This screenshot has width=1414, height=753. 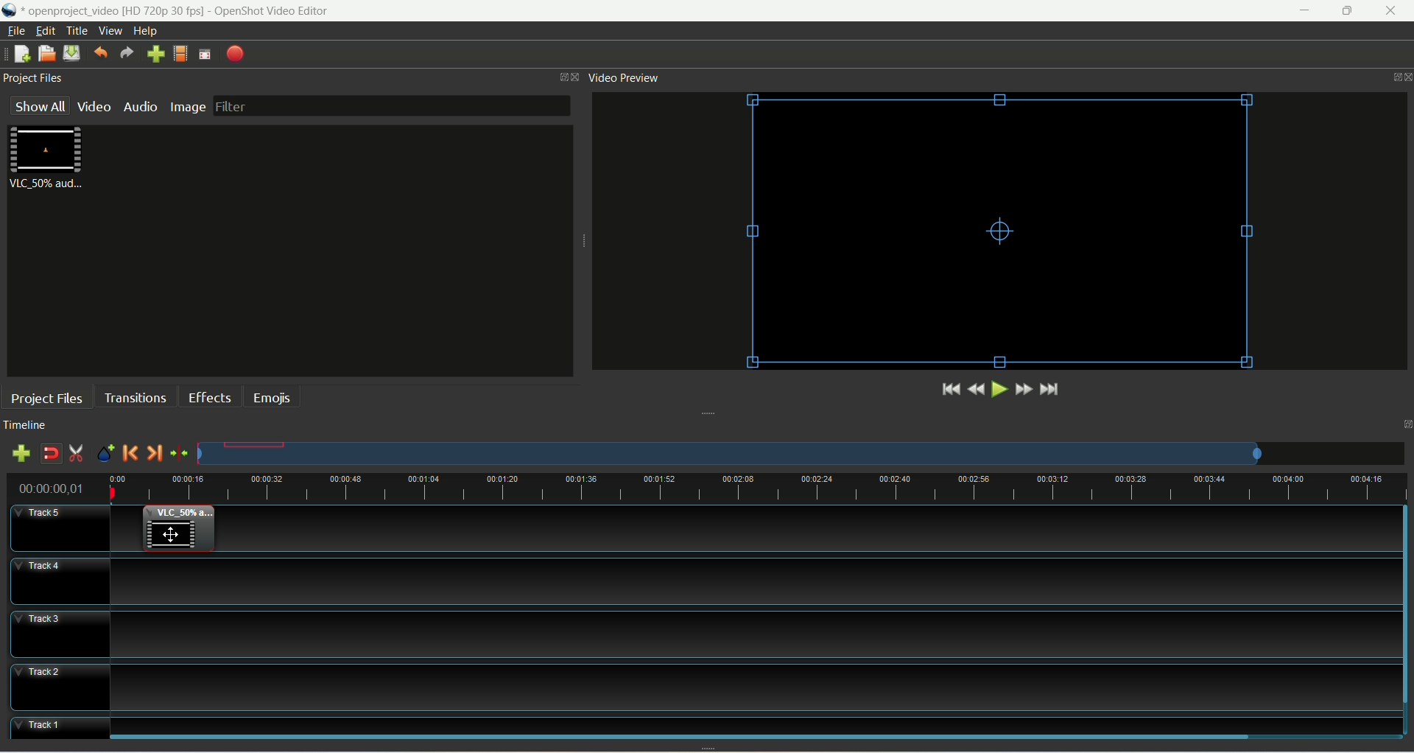 What do you see at coordinates (1309, 10) in the screenshot?
I see `minimize` at bounding box center [1309, 10].